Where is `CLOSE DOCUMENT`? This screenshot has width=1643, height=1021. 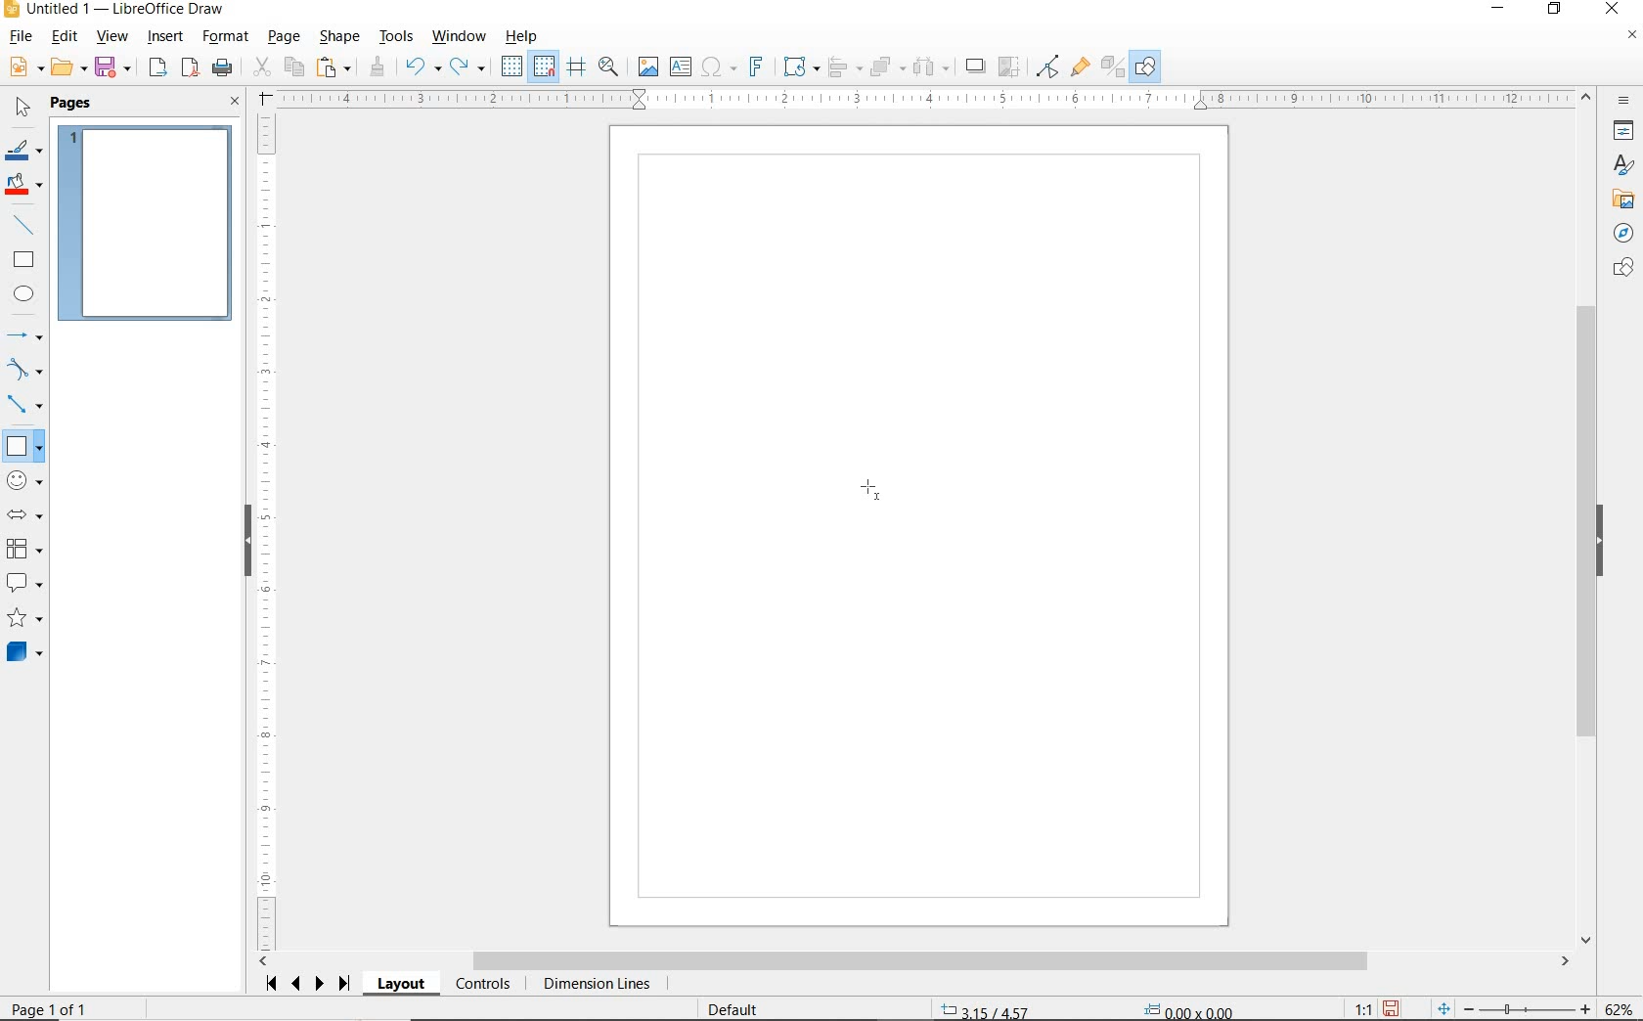
CLOSE DOCUMENT is located at coordinates (1631, 36).